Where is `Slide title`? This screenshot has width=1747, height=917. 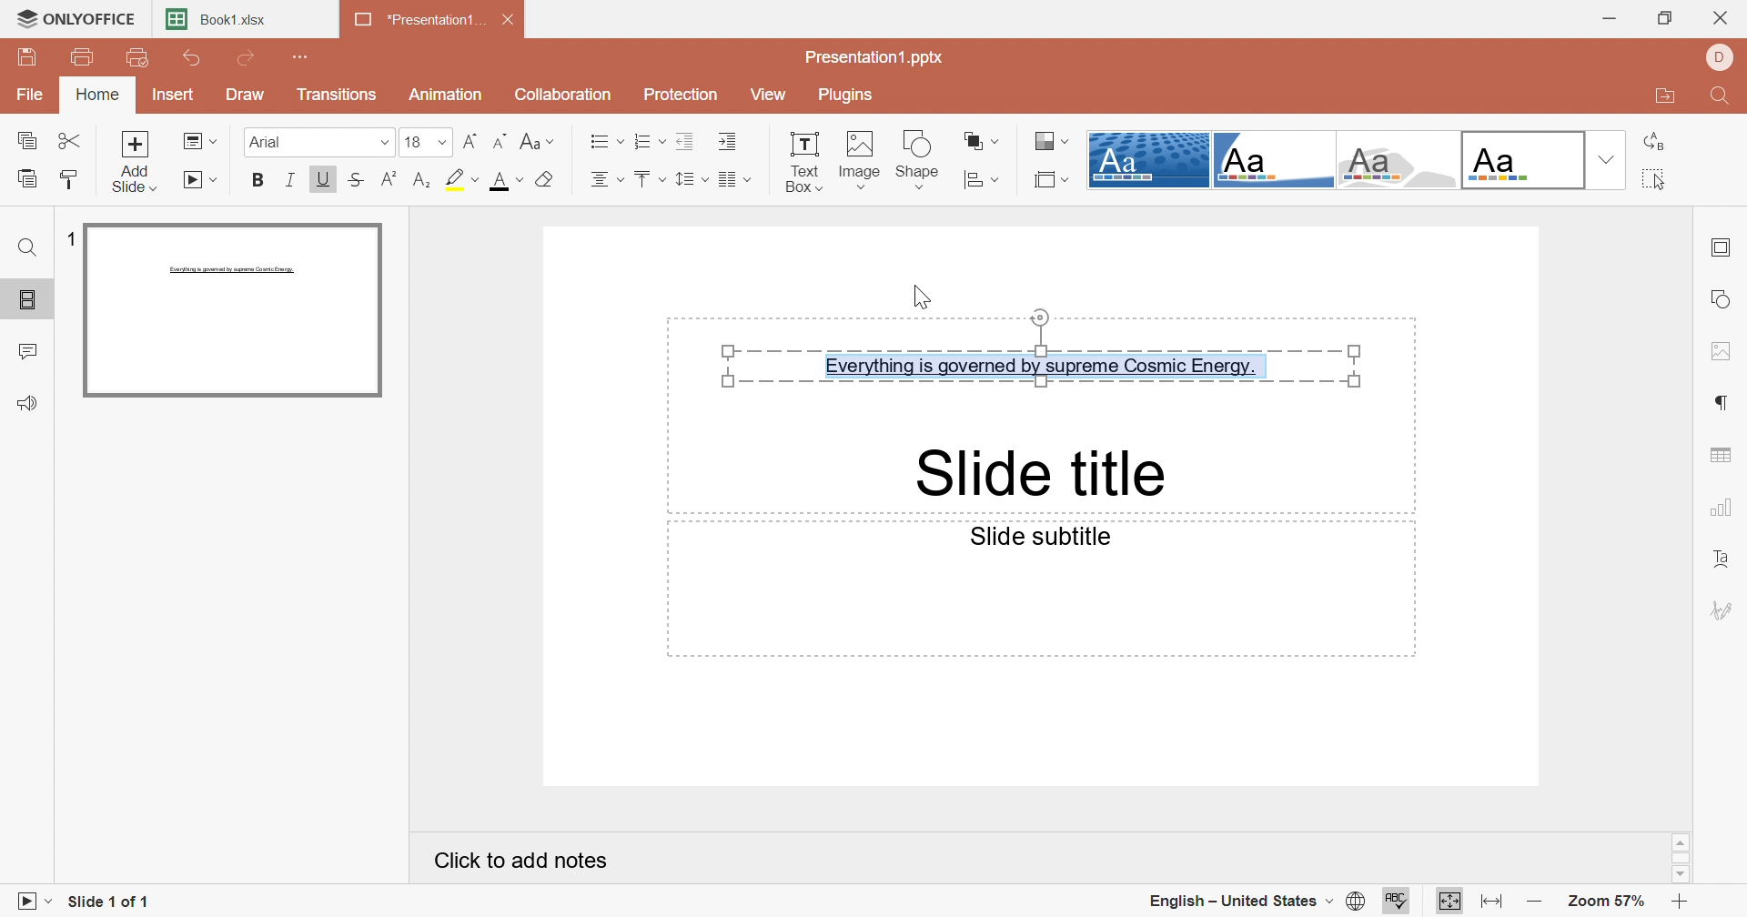
Slide title is located at coordinates (1032, 476).